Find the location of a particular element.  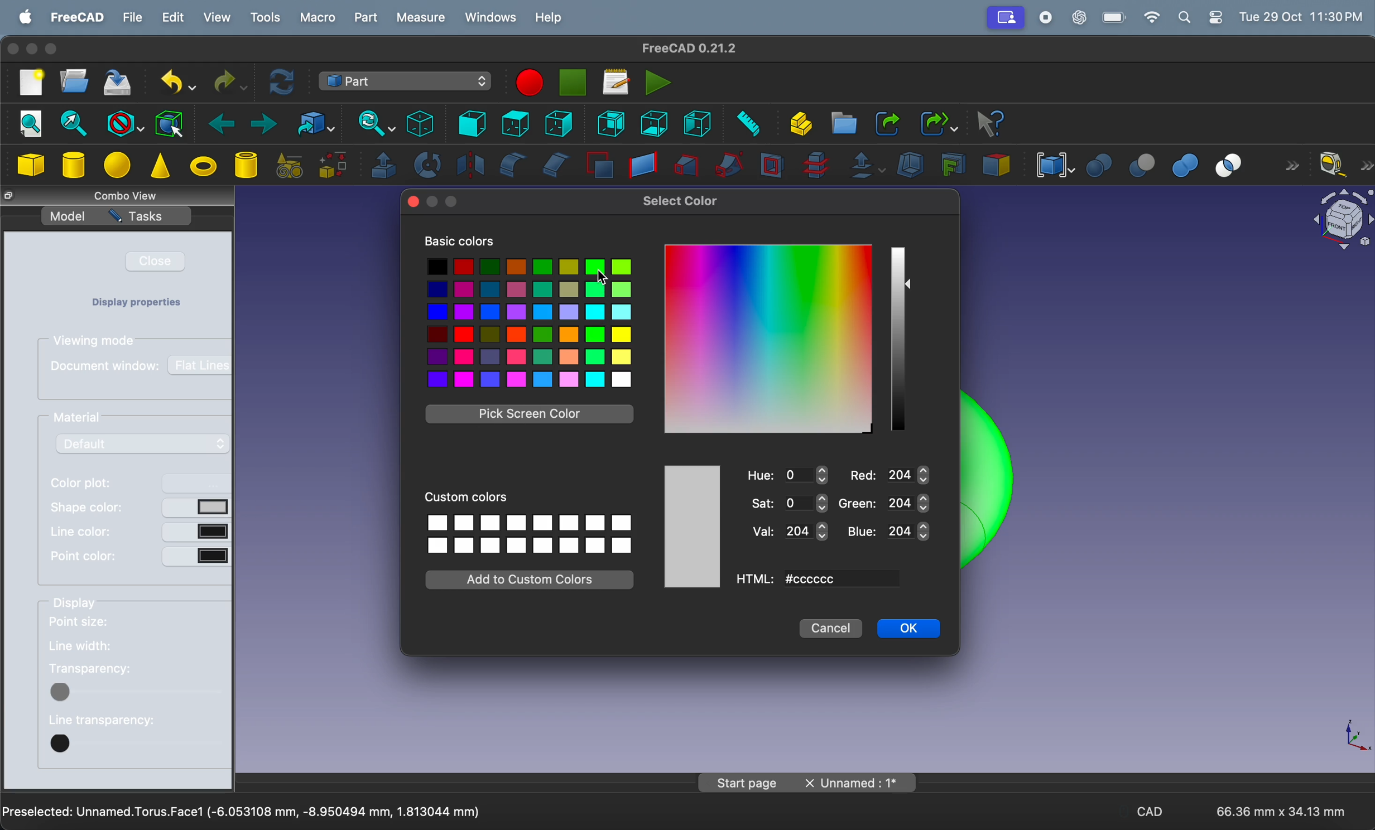

66.36 mm * 34.13 mm is located at coordinates (1282, 812).